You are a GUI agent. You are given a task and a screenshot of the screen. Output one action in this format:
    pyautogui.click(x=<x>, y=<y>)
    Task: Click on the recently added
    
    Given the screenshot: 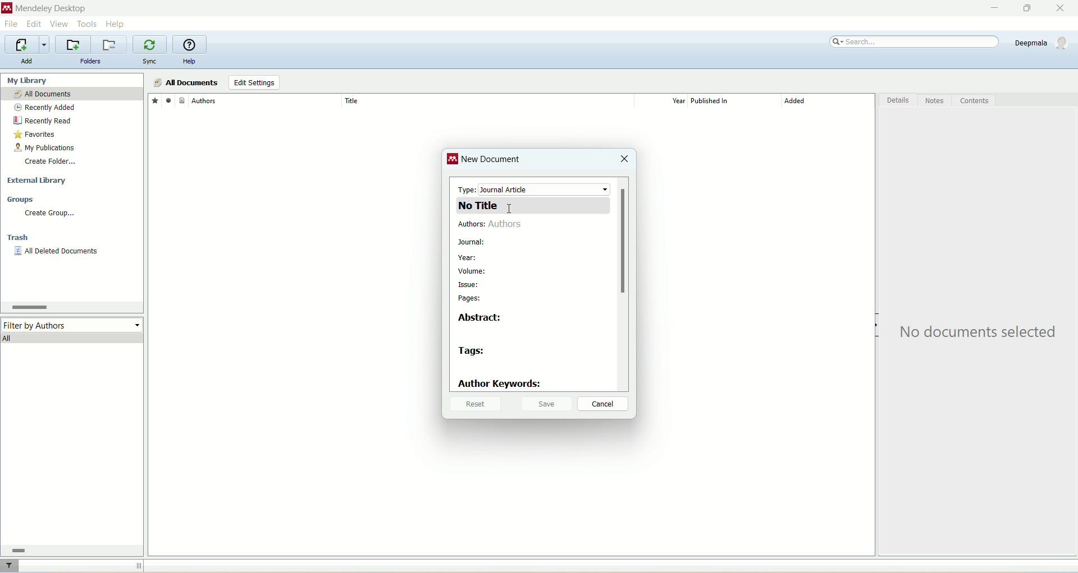 What is the action you would take?
    pyautogui.click(x=45, y=108)
    